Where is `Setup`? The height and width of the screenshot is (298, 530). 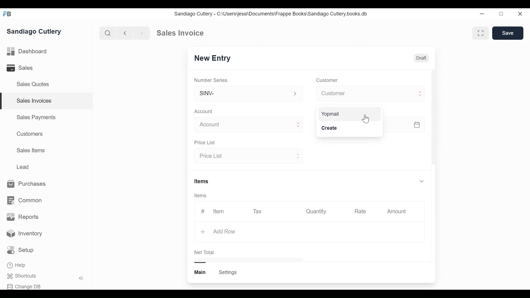
Setup is located at coordinates (20, 250).